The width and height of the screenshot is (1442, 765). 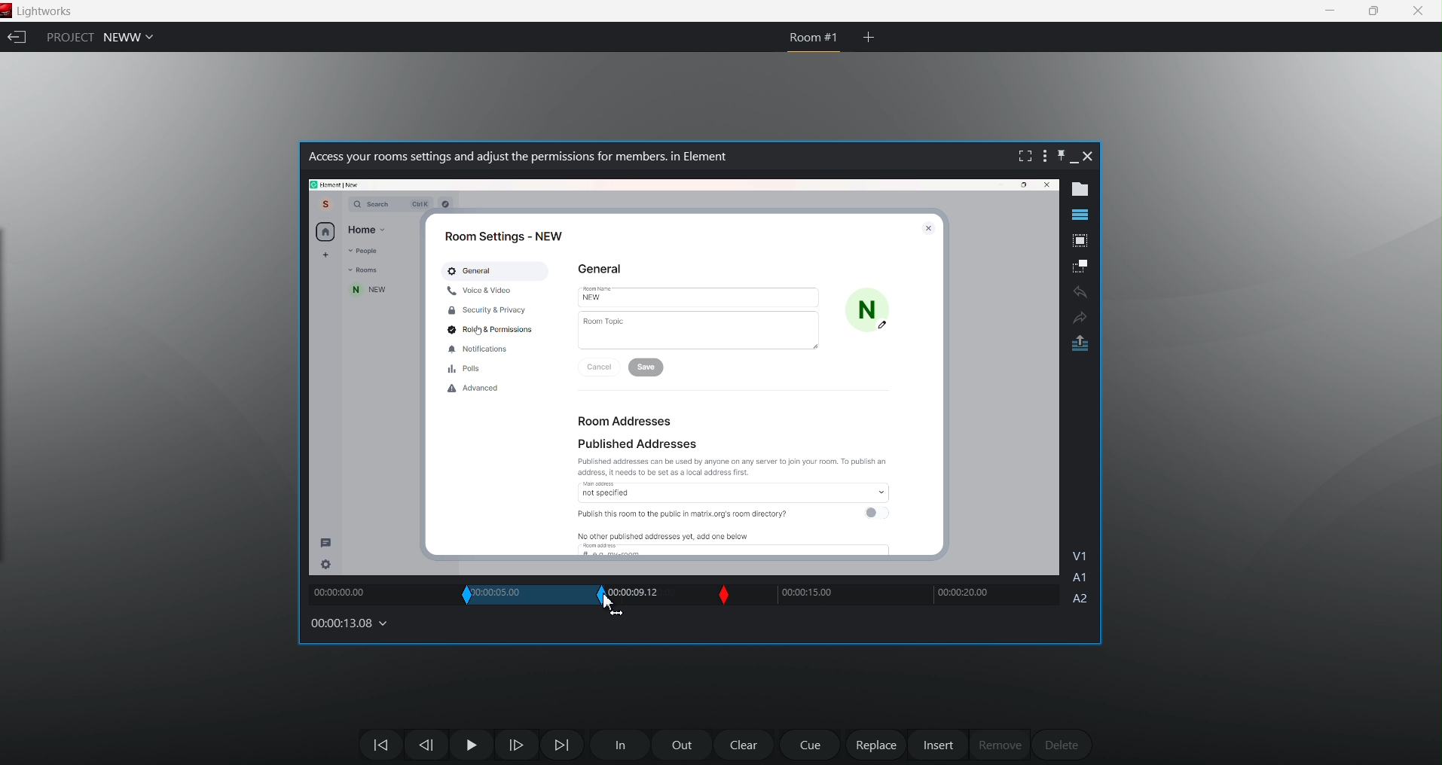 I want to click on exit current project, so click(x=17, y=38).